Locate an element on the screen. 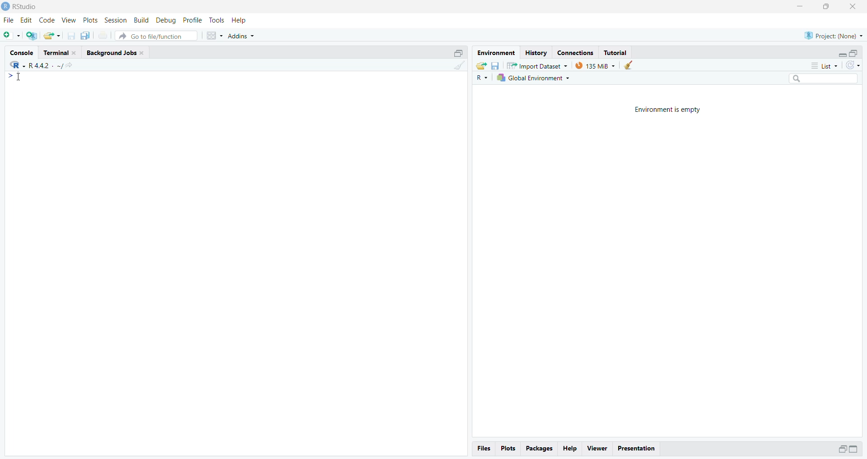  View is located at coordinates (68, 20).